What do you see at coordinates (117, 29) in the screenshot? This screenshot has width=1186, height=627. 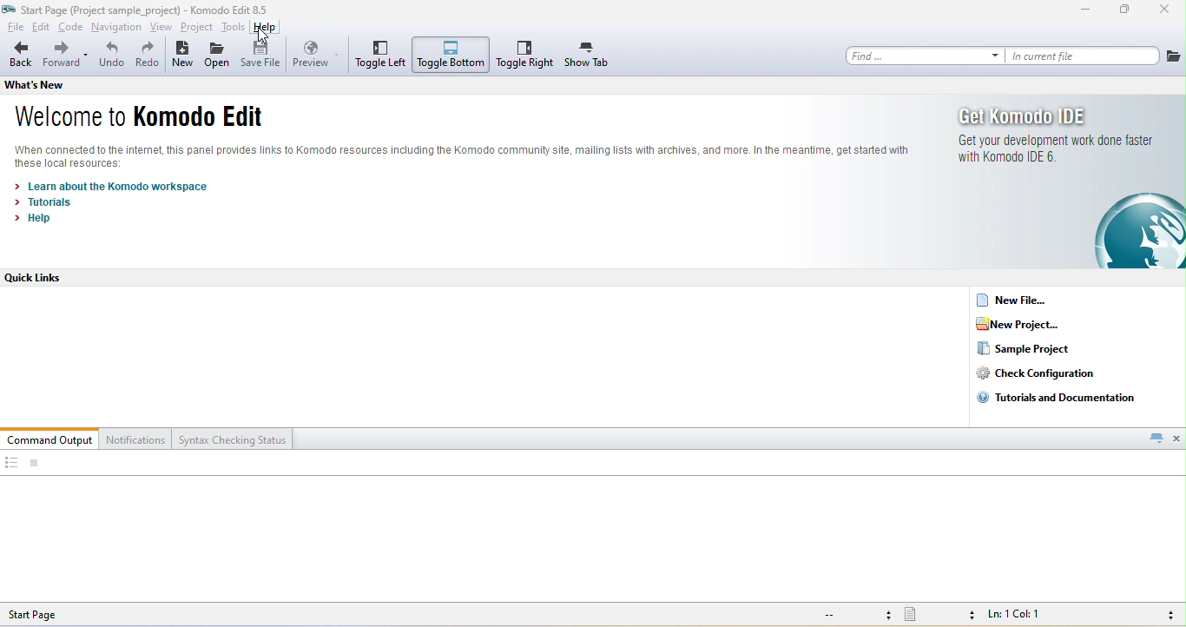 I see `navigation` at bounding box center [117, 29].